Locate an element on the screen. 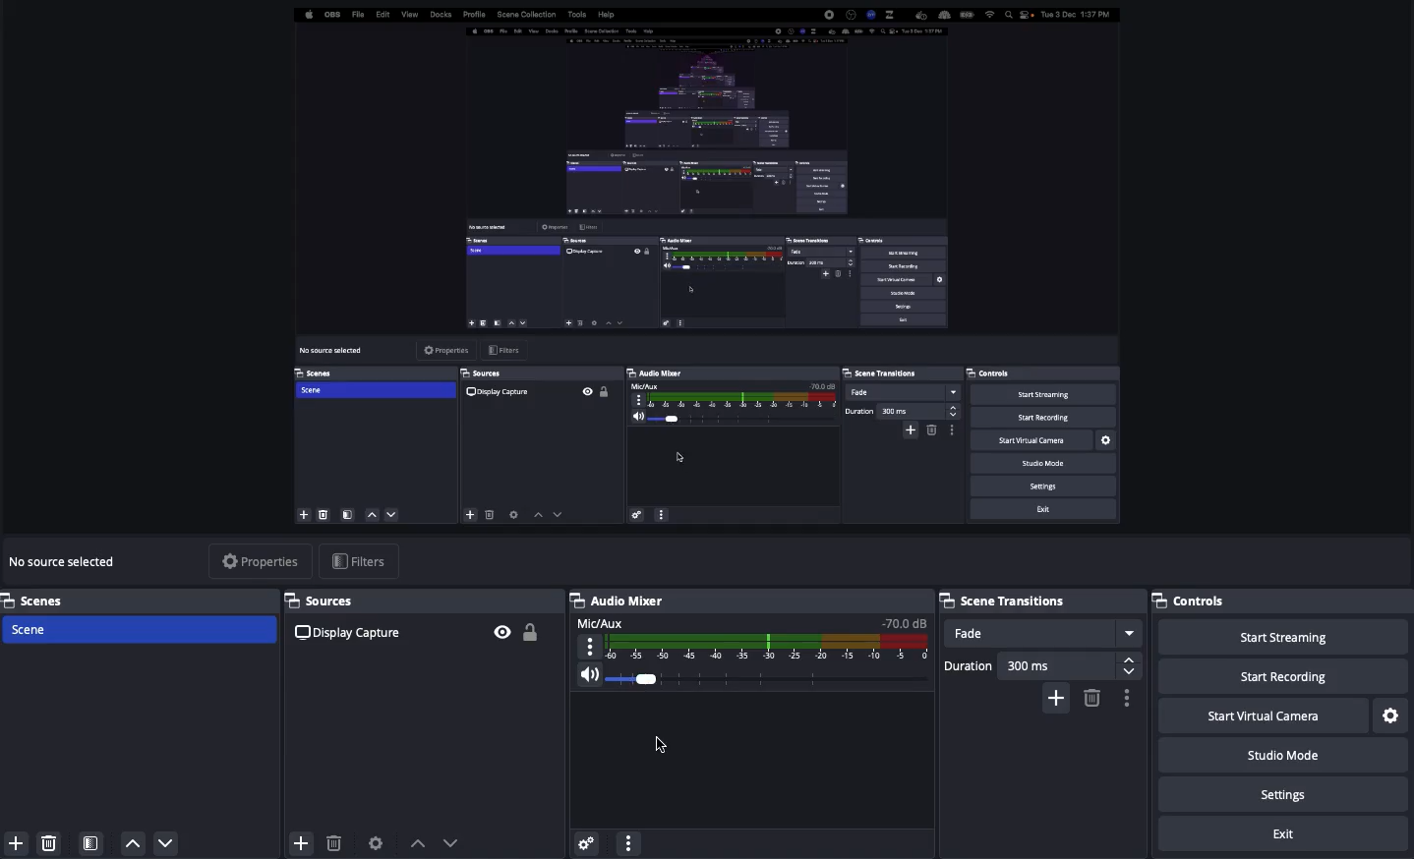  Settings is located at coordinates (585, 839).